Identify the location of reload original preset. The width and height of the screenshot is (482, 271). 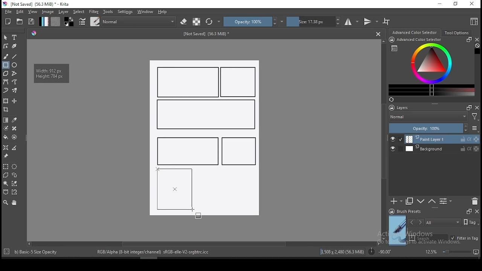
(213, 21).